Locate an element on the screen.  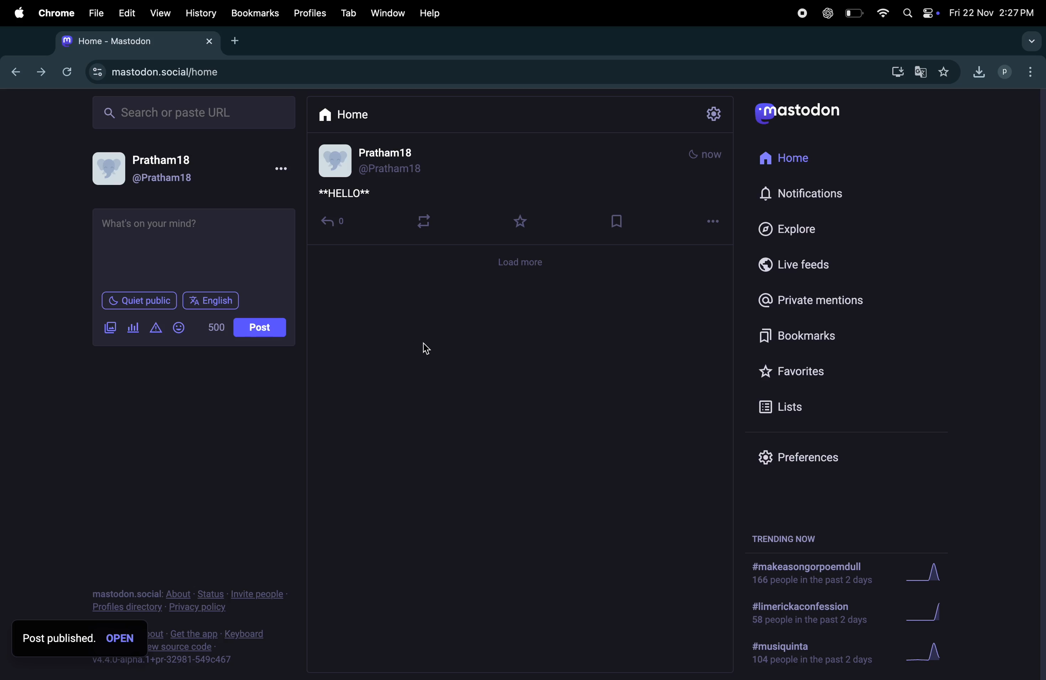
window is located at coordinates (389, 11).